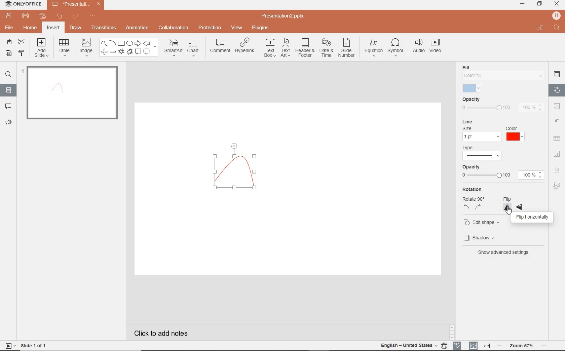 The width and height of the screenshot is (565, 351). Describe the element at coordinates (557, 28) in the screenshot. I see `FIND` at that location.